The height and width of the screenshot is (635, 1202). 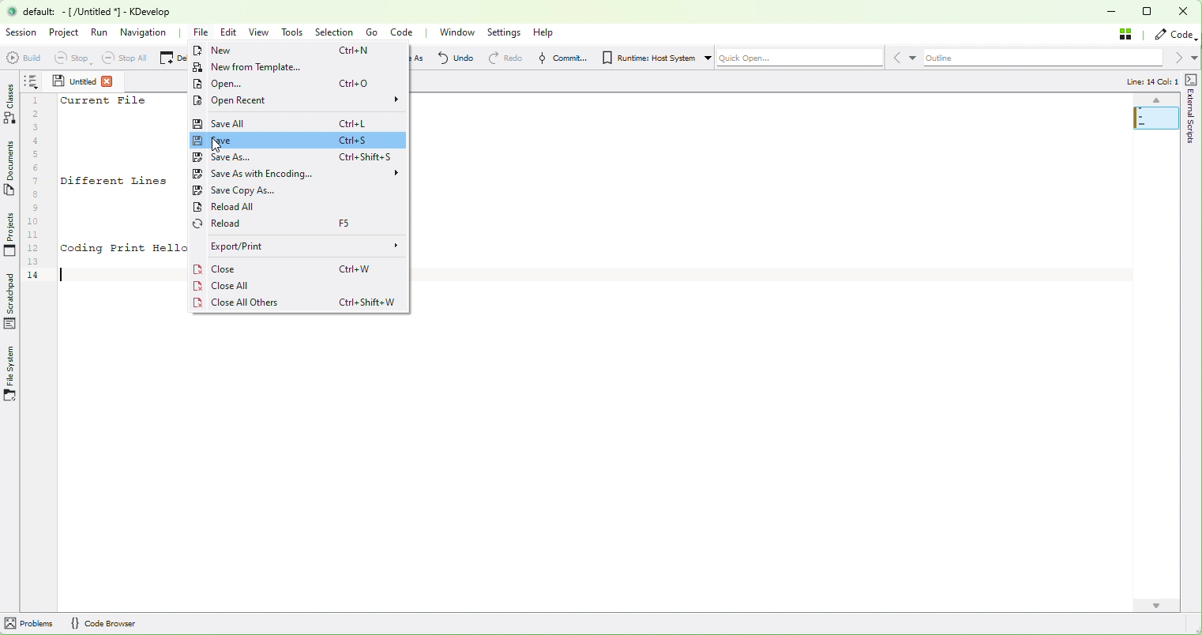 What do you see at coordinates (454, 58) in the screenshot?
I see `undo` at bounding box center [454, 58].